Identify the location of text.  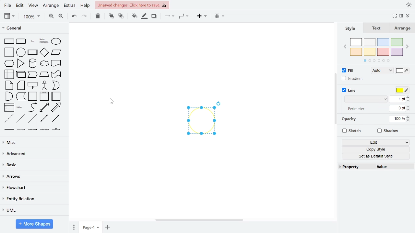
(33, 41).